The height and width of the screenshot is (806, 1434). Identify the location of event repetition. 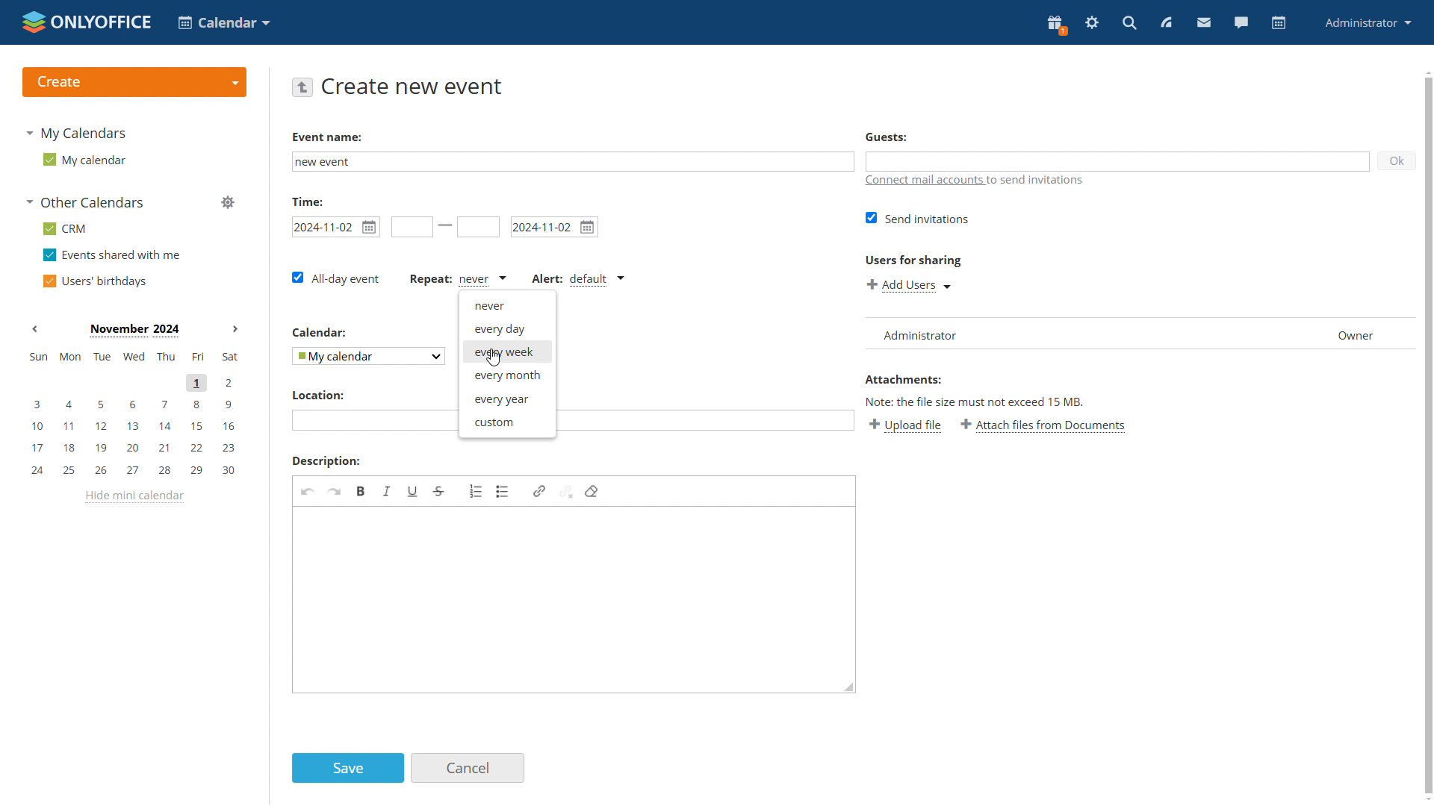
(456, 278).